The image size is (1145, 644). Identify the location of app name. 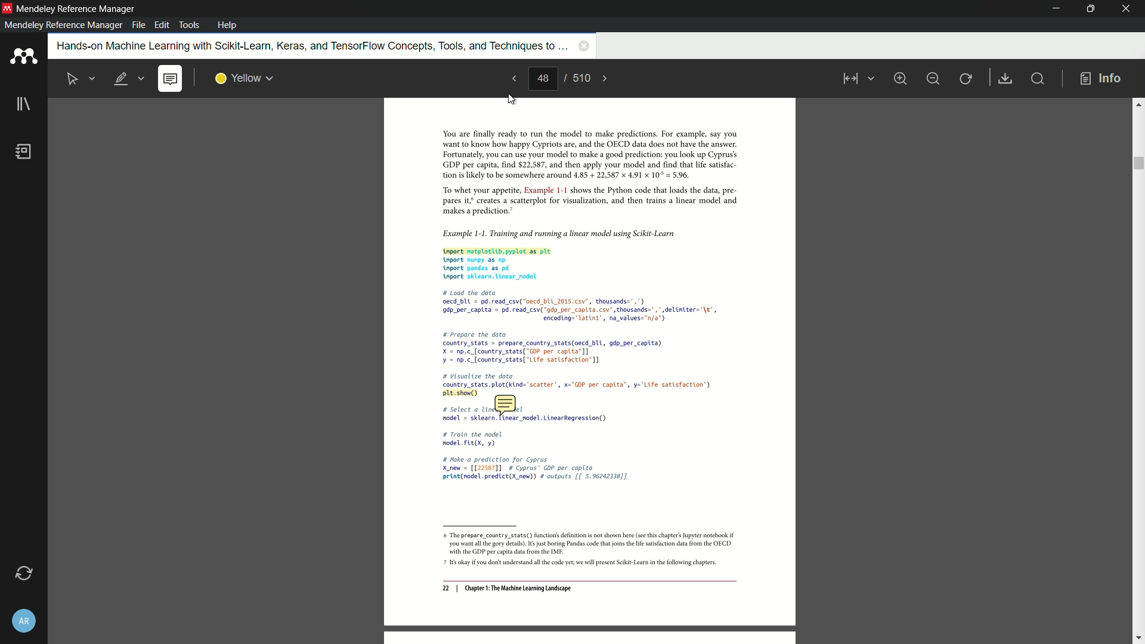
(78, 9).